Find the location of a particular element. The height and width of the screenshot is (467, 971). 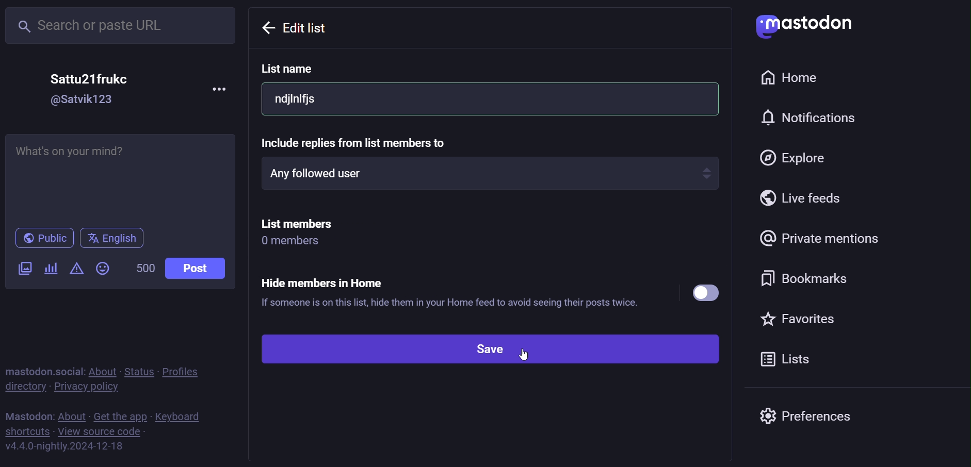

@Satvik123 is located at coordinates (92, 101).